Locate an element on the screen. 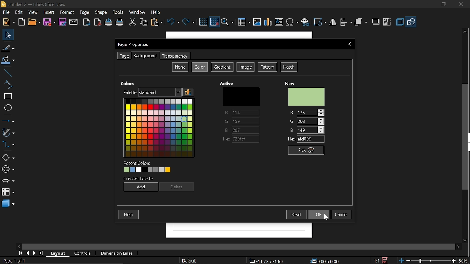 The image size is (470, 264). Ellipse is located at coordinates (7, 109).